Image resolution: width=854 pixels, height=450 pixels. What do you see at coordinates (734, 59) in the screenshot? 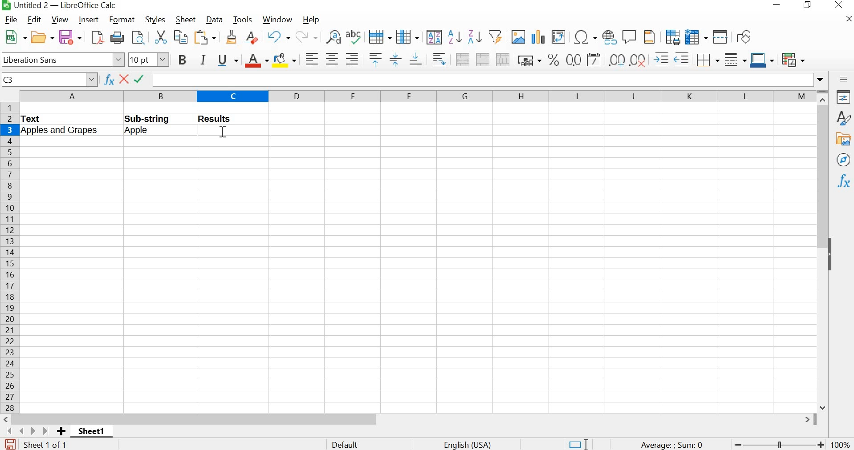
I see `border style` at bounding box center [734, 59].